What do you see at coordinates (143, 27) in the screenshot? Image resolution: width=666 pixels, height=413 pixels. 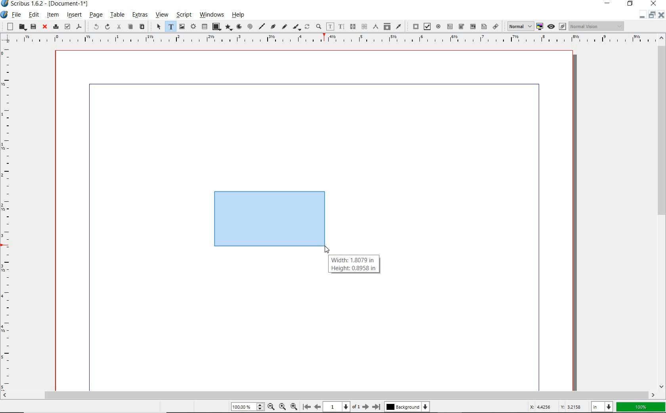 I see `paste` at bounding box center [143, 27].